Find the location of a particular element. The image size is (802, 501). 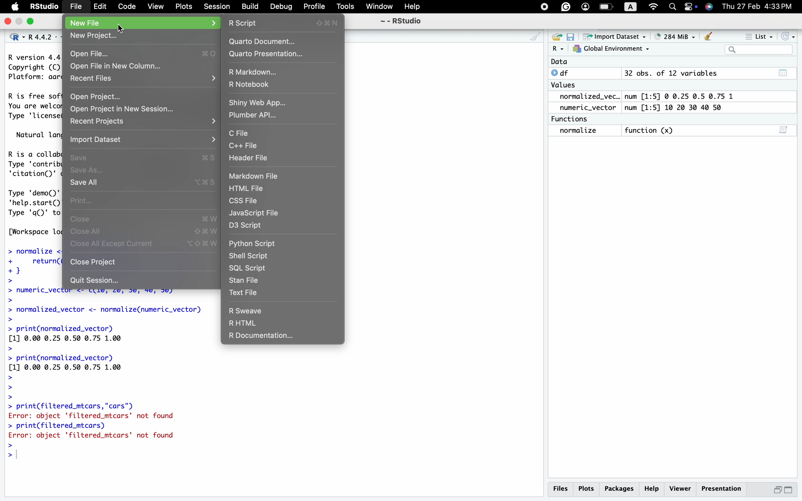

apple logo is located at coordinates (16, 6).